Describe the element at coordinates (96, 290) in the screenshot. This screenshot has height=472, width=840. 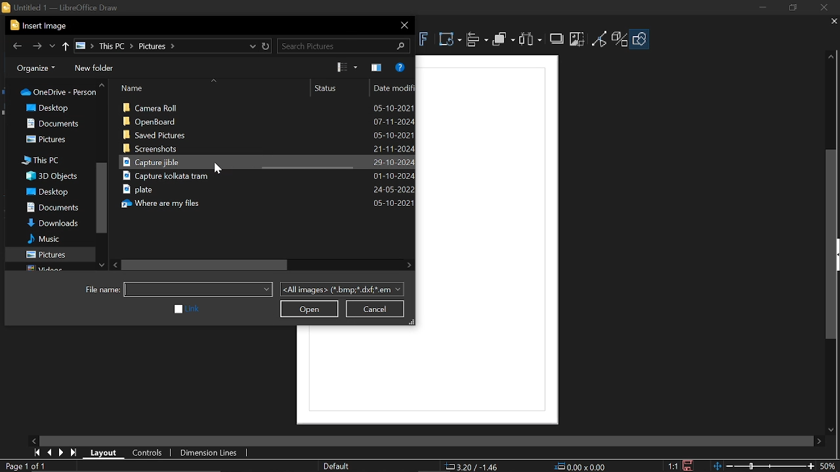
I see `File name:` at that location.